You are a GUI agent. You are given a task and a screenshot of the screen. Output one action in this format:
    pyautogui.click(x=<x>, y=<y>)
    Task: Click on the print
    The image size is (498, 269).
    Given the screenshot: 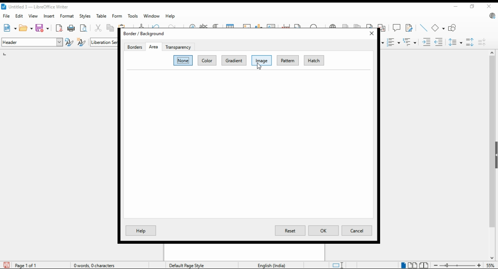 What is the action you would take?
    pyautogui.click(x=72, y=28)
    